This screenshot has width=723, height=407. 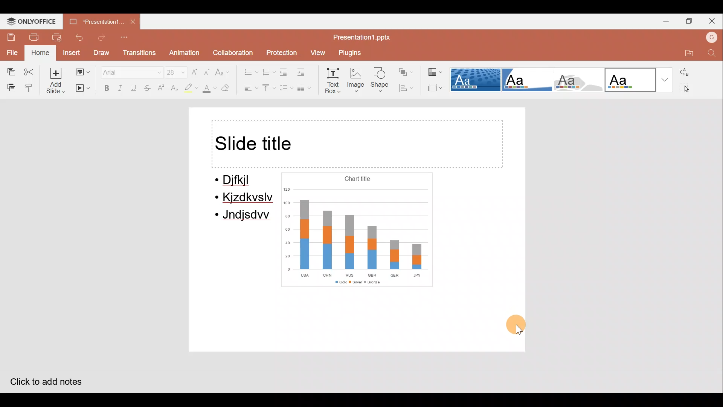 I want to click on Chart, so click(x=355, y=230).